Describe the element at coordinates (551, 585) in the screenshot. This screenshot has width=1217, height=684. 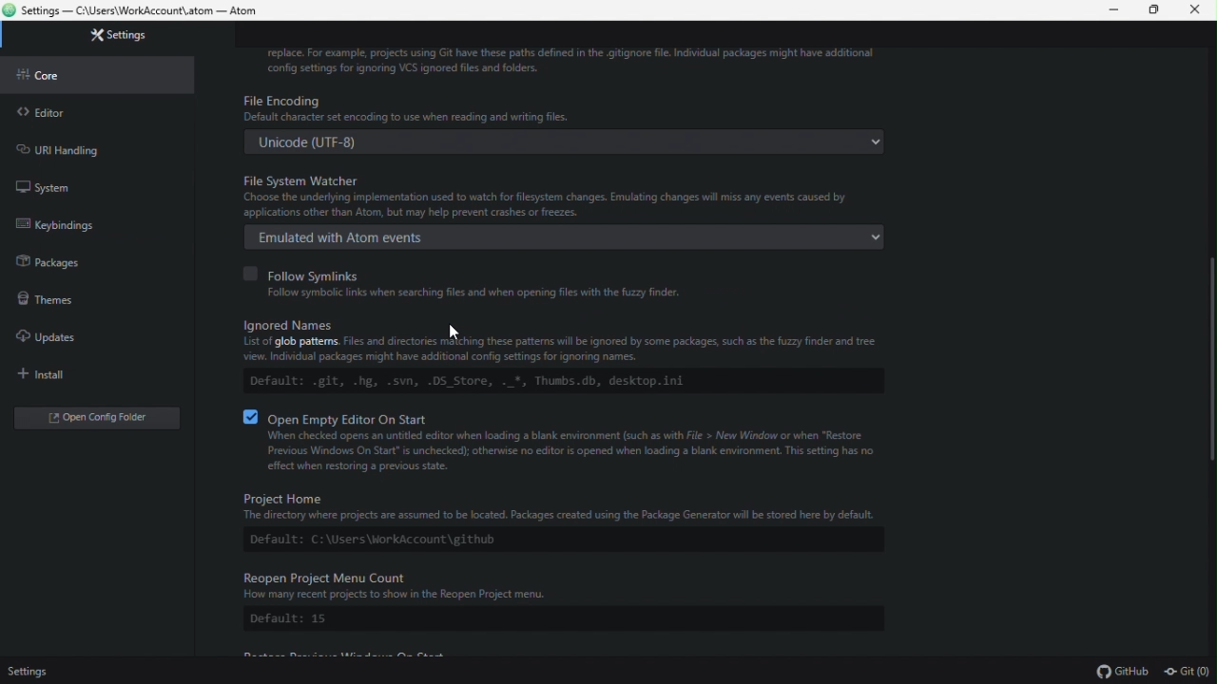
I see `Reopen Project Menu Count How many recent projects to show in the Reopen Project menu.` at that location.